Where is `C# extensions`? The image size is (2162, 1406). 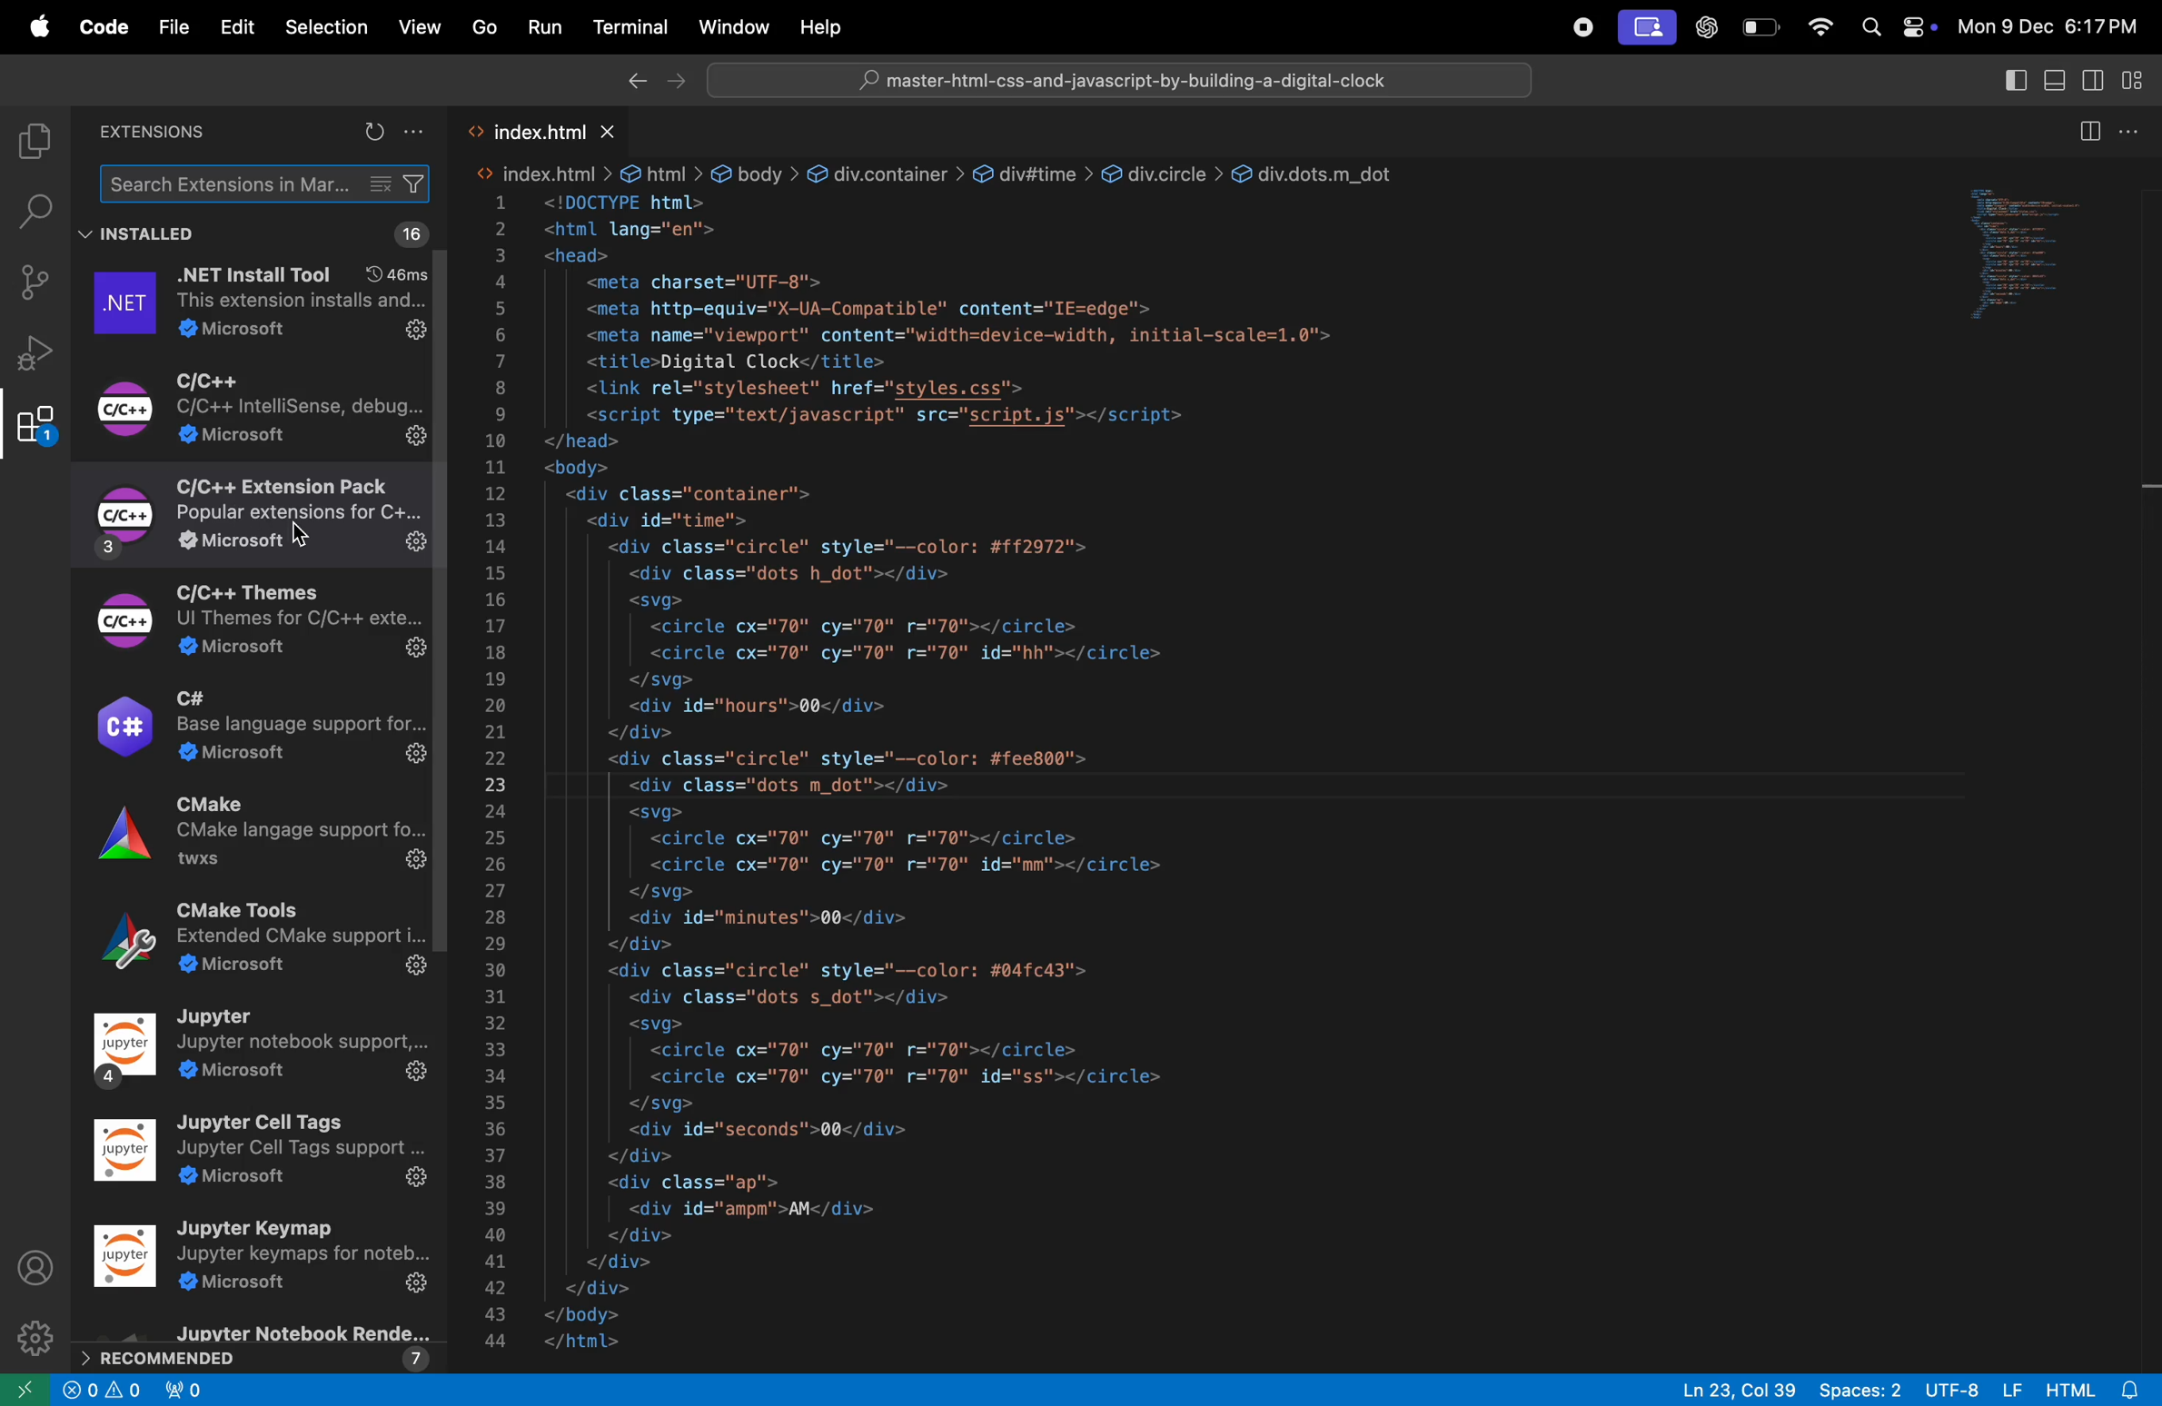 C# extensions is located at coordinates (259, 728).